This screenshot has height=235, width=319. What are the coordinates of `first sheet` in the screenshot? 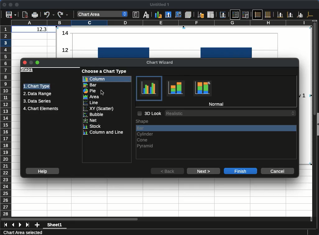 It's located at (6, 225).